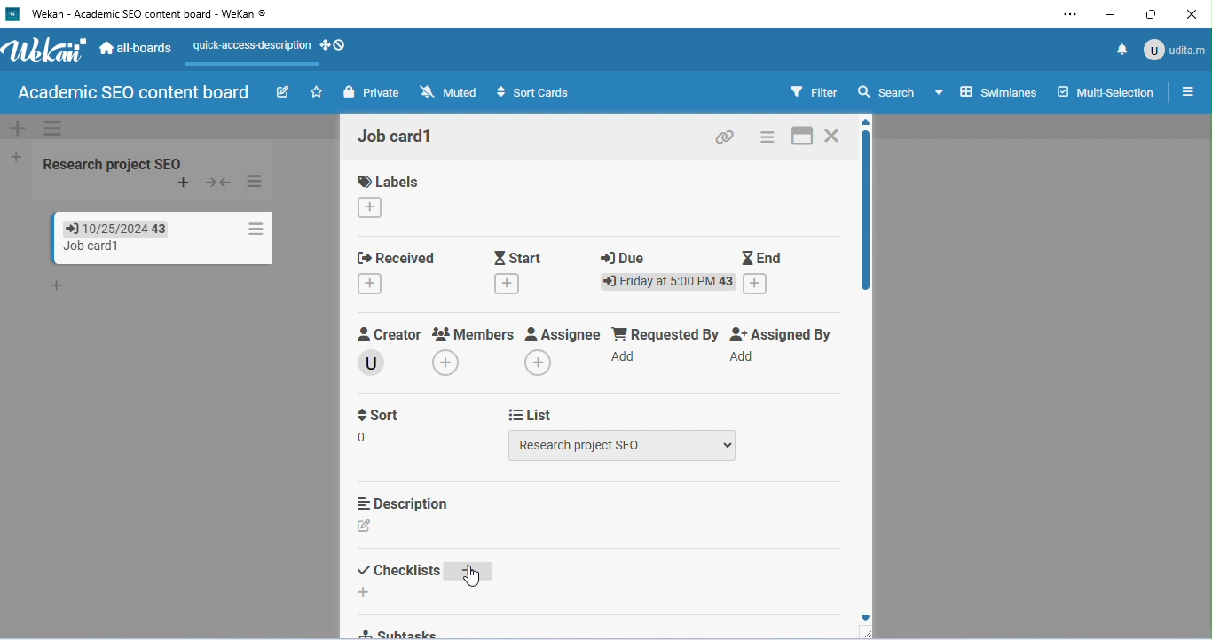  Describe the element at coordinates (316, 92) in the screenshot. I see `click to star this board` at that location.